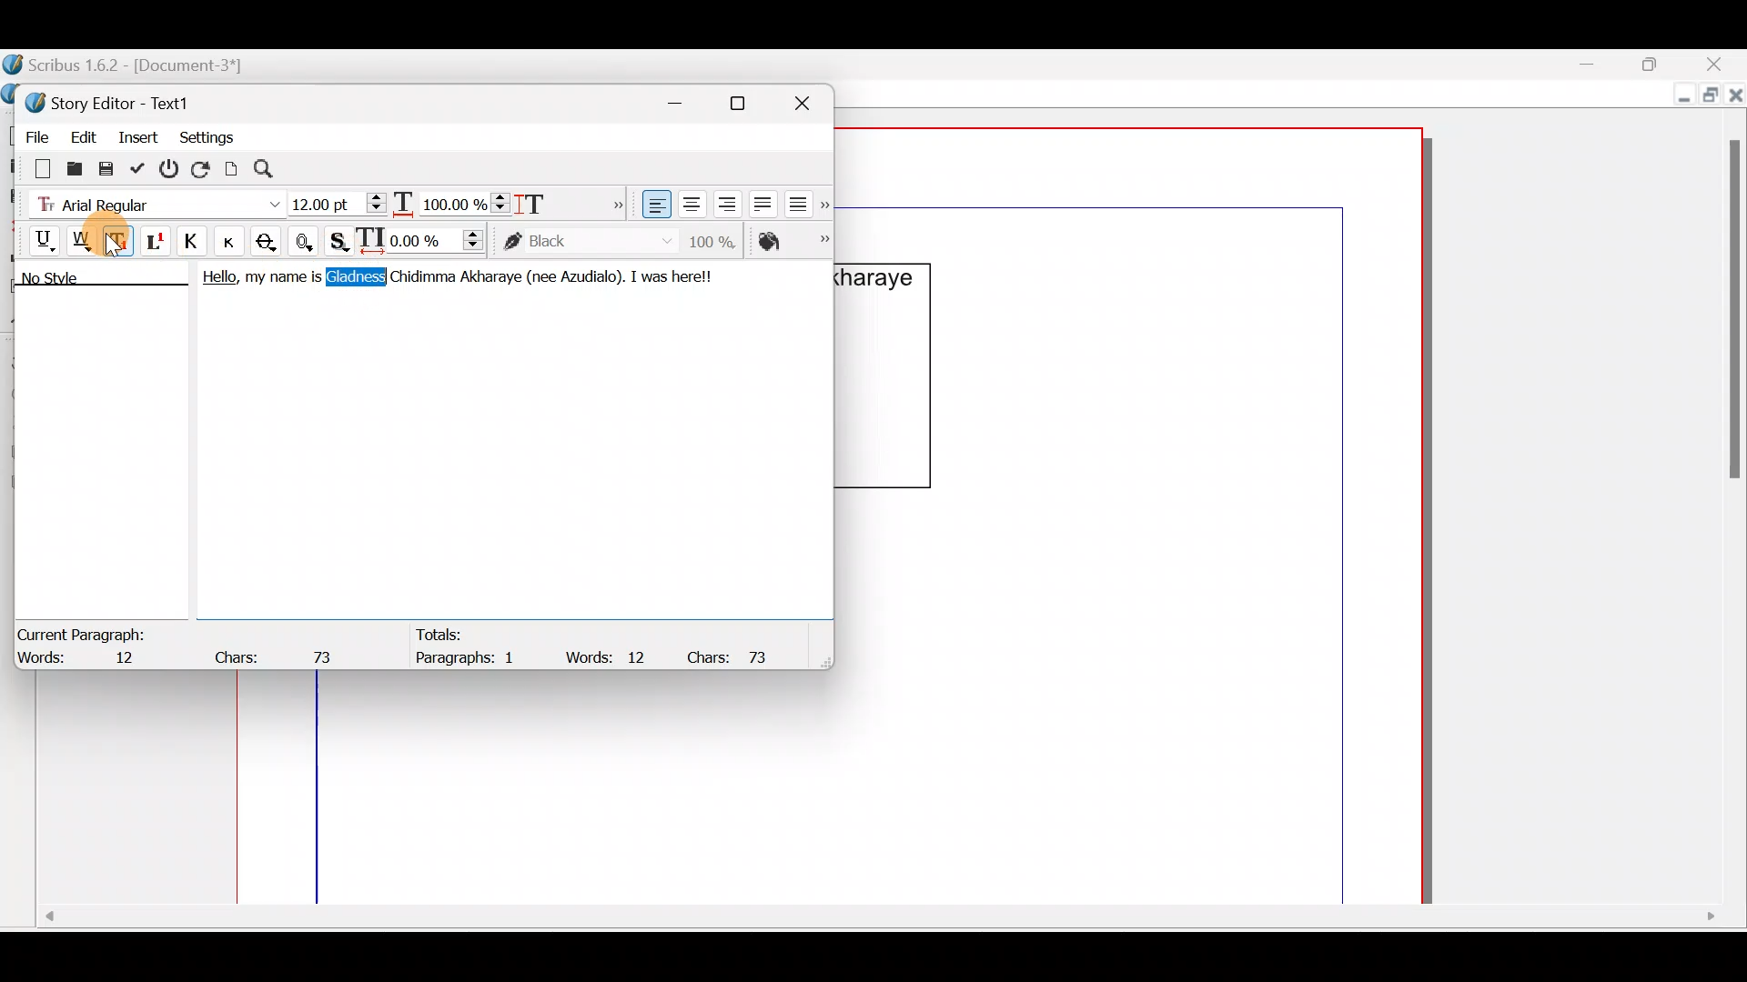 The image size is (1747, 982). What do you see at coordinates (341, 239) in the screenshot?
I see `Shadowed text` at bounding box center [341, 239].